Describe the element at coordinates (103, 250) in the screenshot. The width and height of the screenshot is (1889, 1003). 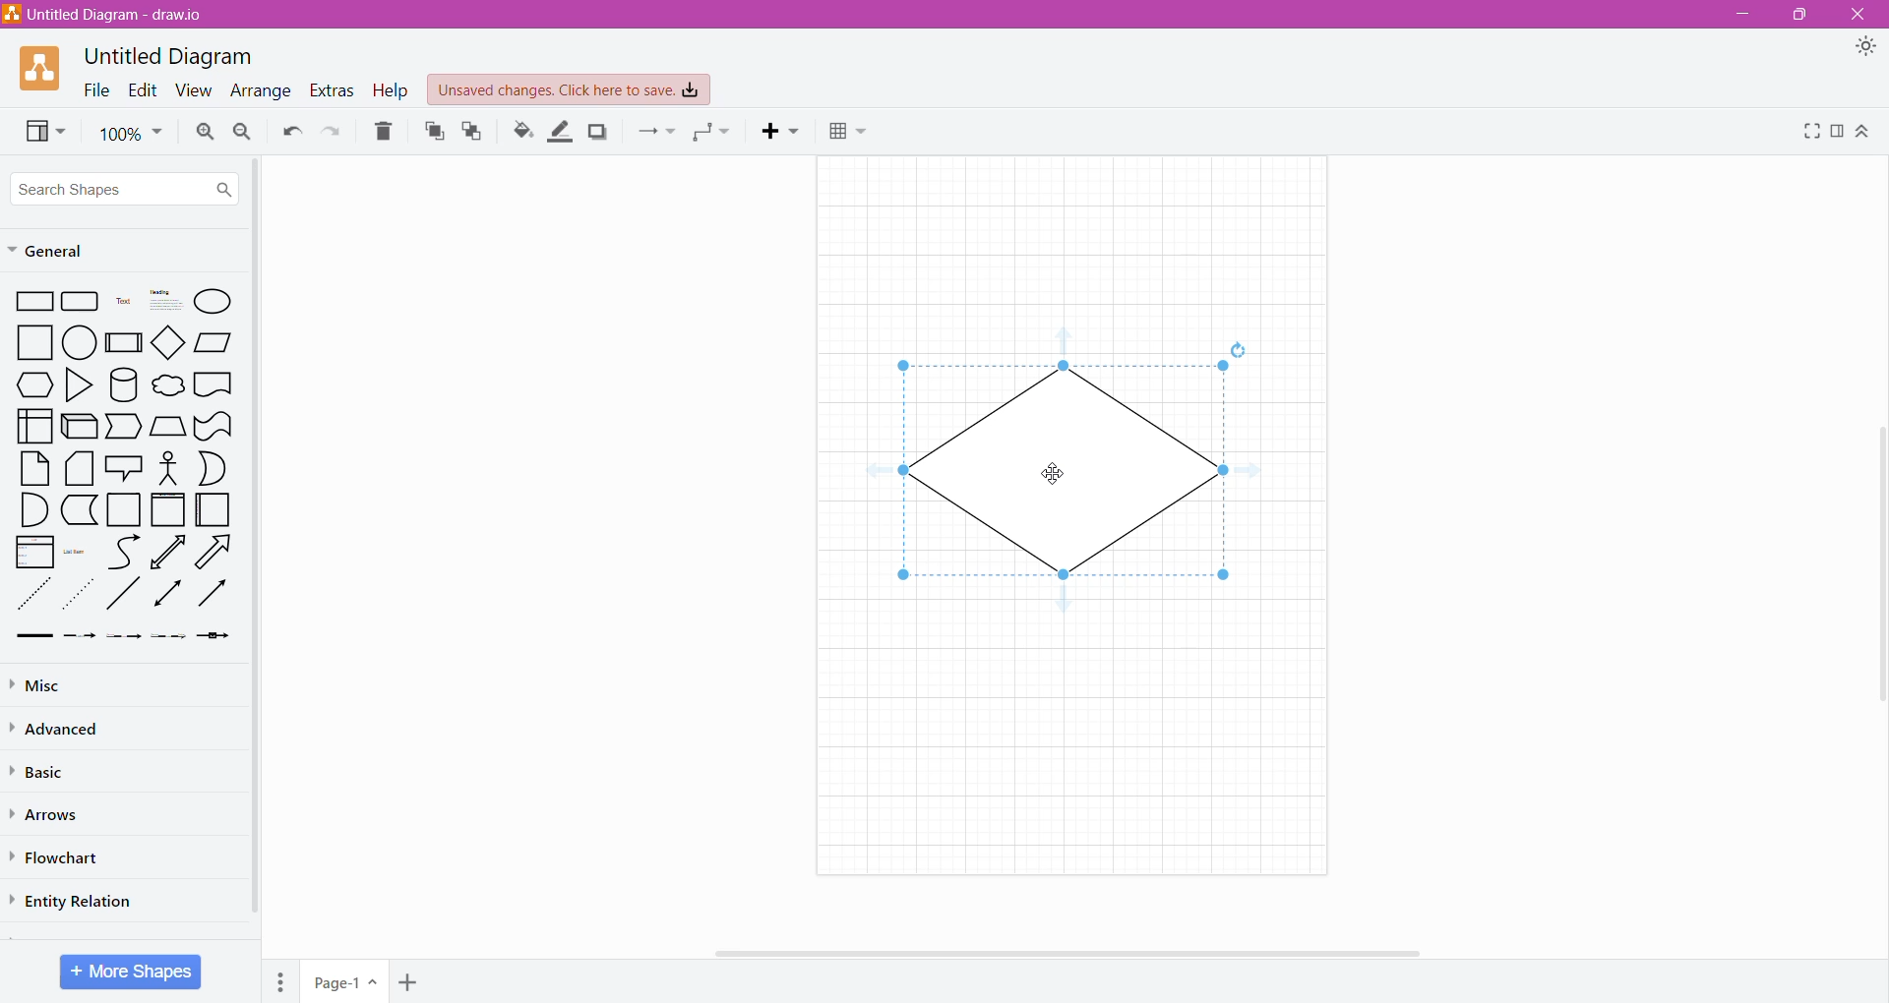
I see `General` at that location.